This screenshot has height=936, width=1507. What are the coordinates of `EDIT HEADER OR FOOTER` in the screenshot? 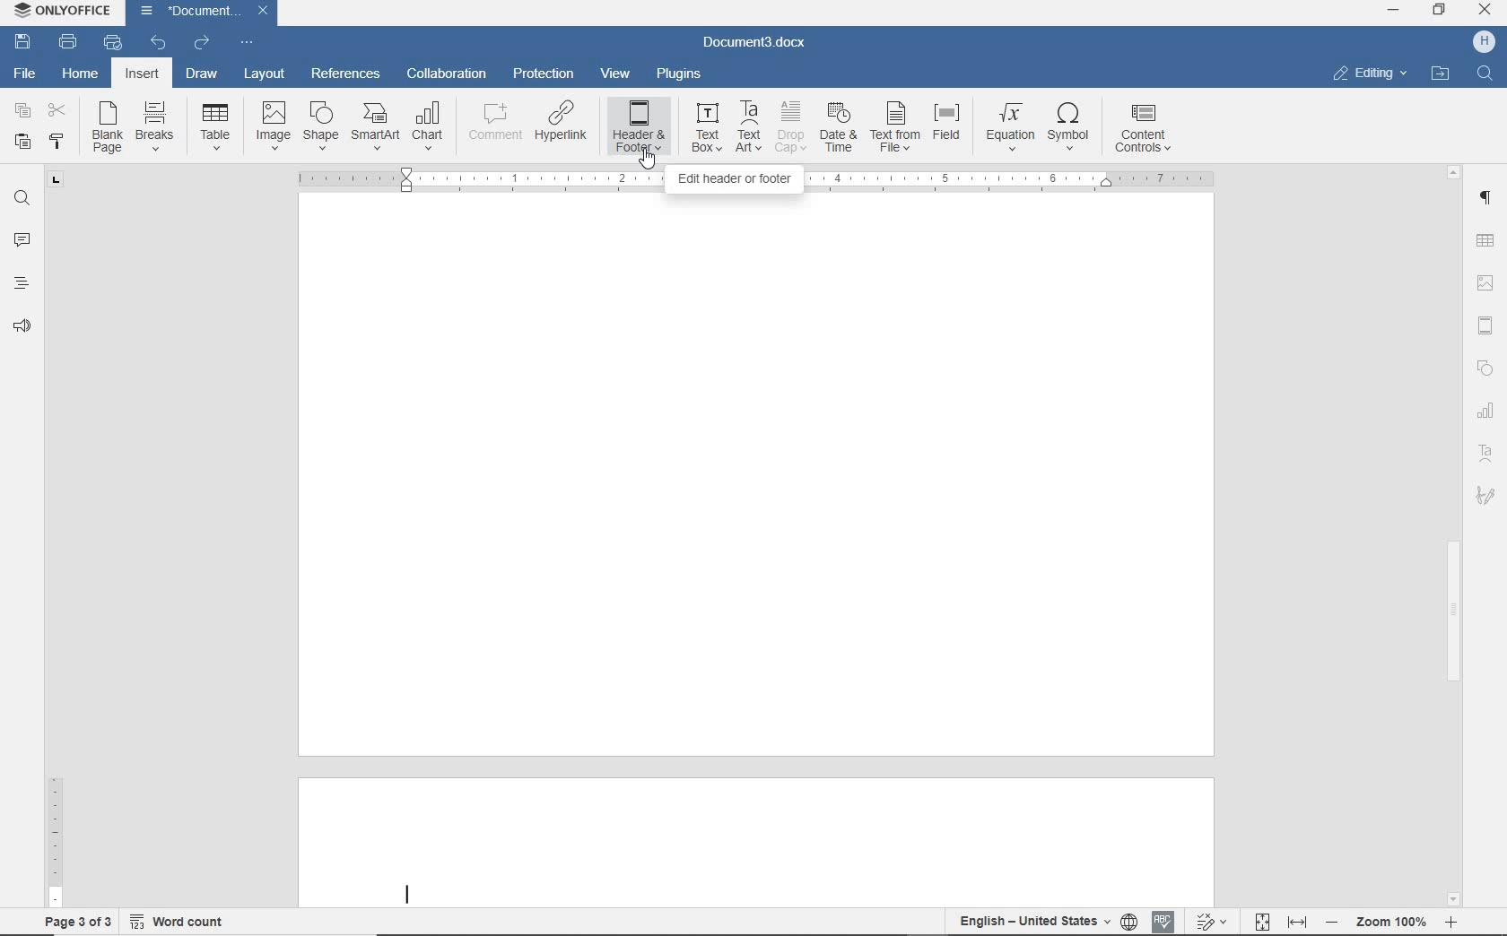 It's located at (734, 181).